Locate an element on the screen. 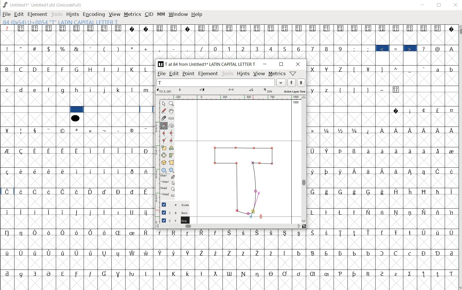 The height and width of the screenshot is (290, 462). g is located at coordinates (63, 90).